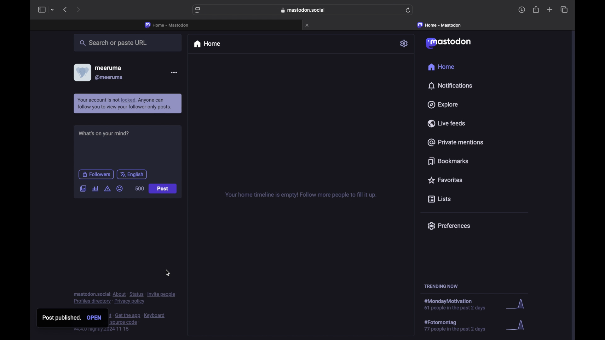 The width and height of the screenshot is (605, 340). Describe the element at coordinates (303, 10) in the screenshot. I see `web address` at that location.